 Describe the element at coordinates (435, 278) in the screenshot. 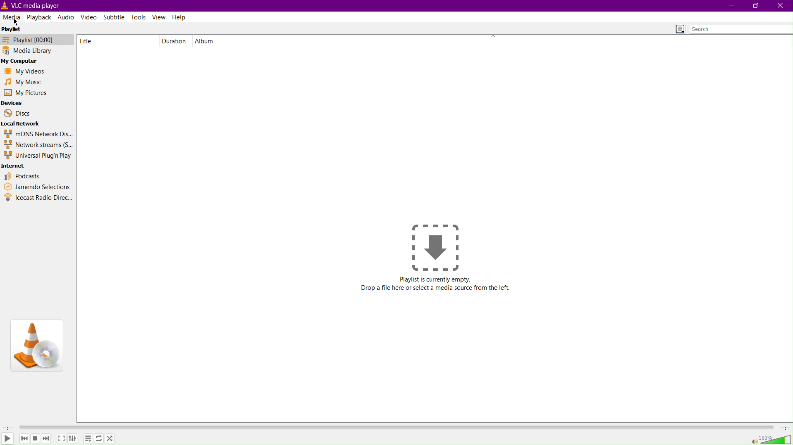

I see `Playlist is currently empty.` at that location.